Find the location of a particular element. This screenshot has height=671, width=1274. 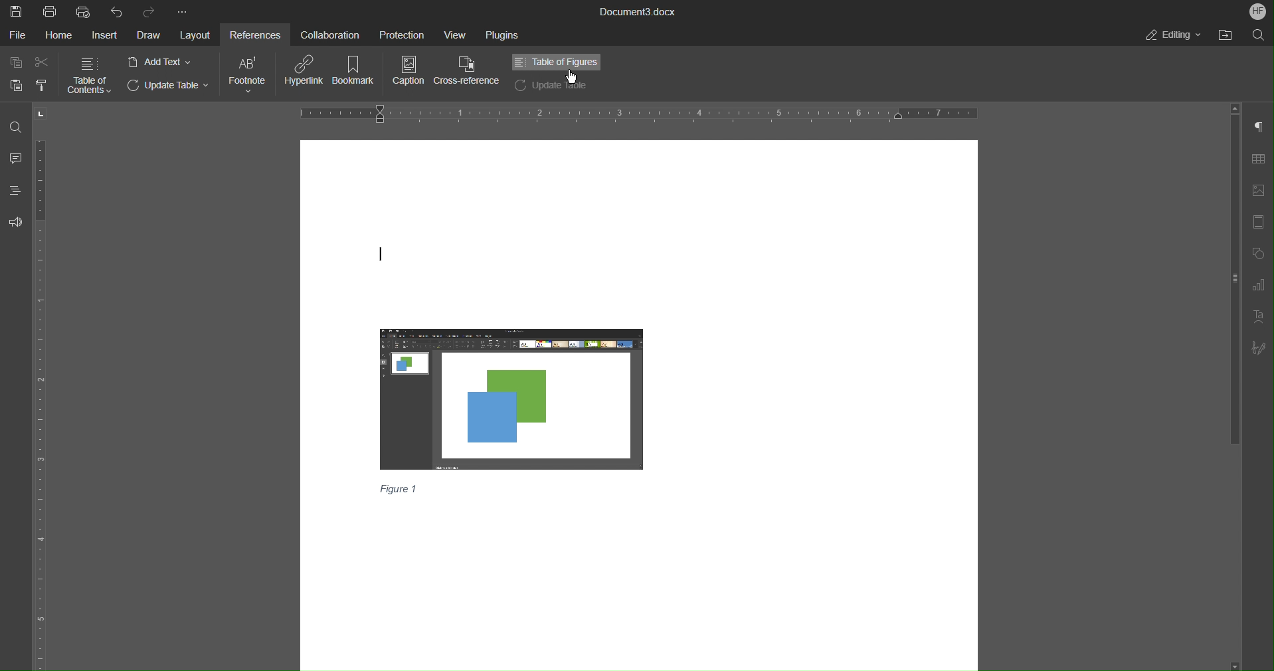

Header/Footer is located at coordinates (1259, 223).